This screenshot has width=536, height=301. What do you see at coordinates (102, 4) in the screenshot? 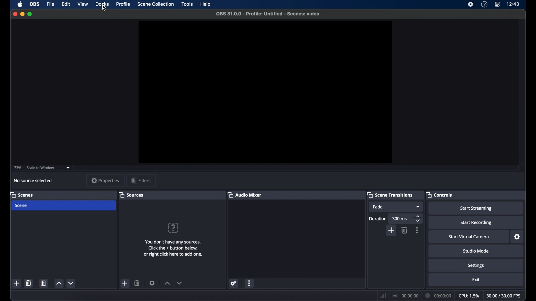
I see `docks` at bounding box center [102, 4].